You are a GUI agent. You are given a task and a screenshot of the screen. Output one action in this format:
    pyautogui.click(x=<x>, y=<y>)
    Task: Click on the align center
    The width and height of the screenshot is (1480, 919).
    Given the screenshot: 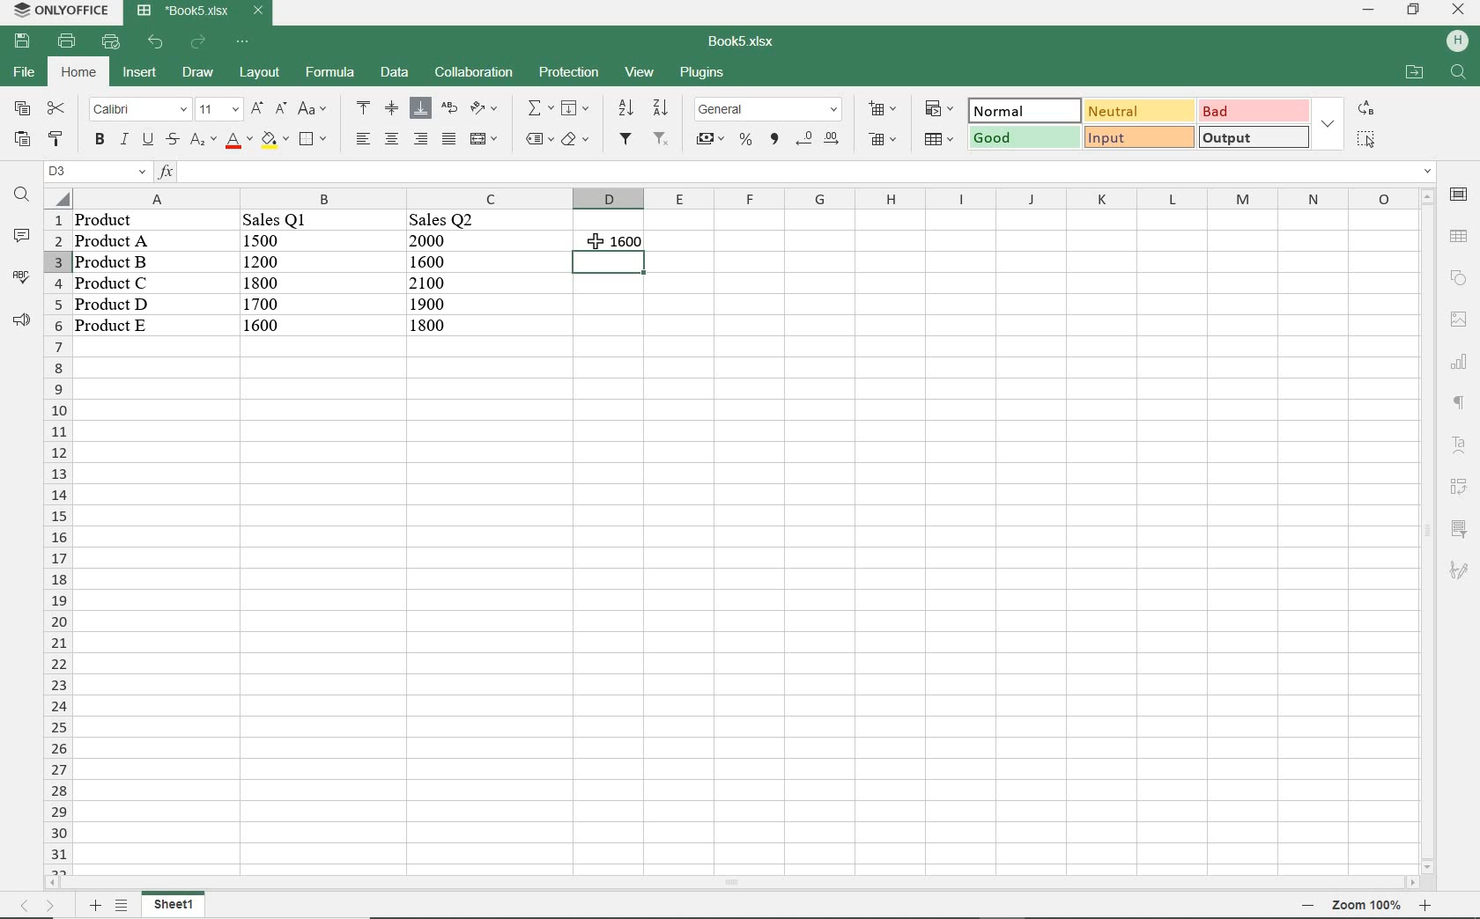 What is the action you would take?
    pyautogui.click(x=391, y=139)
    